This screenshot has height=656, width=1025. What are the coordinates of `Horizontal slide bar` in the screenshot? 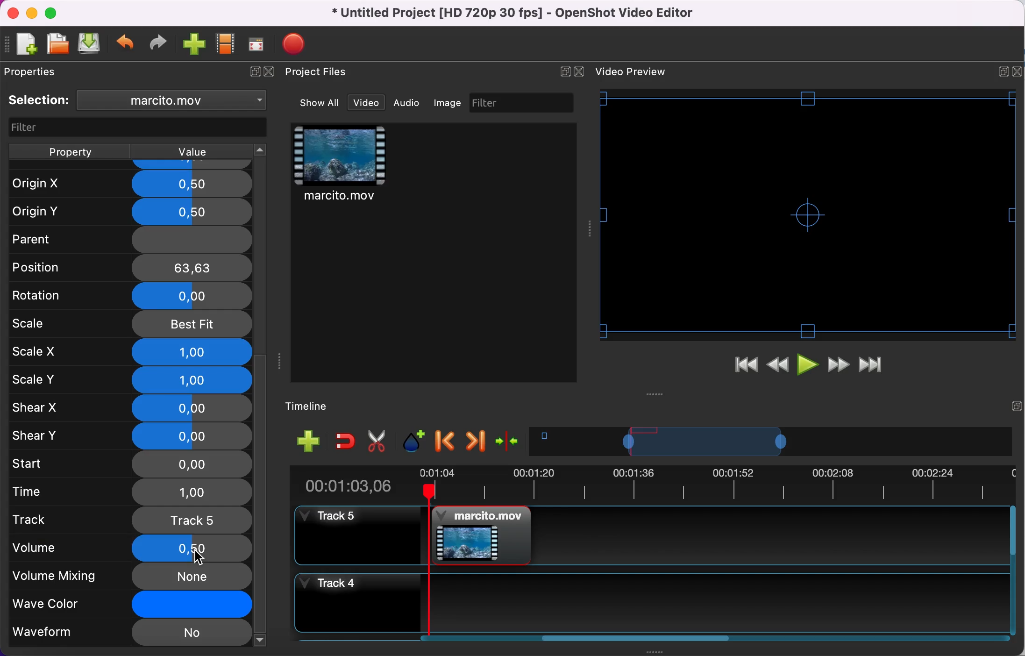 It's located at (637, 638).